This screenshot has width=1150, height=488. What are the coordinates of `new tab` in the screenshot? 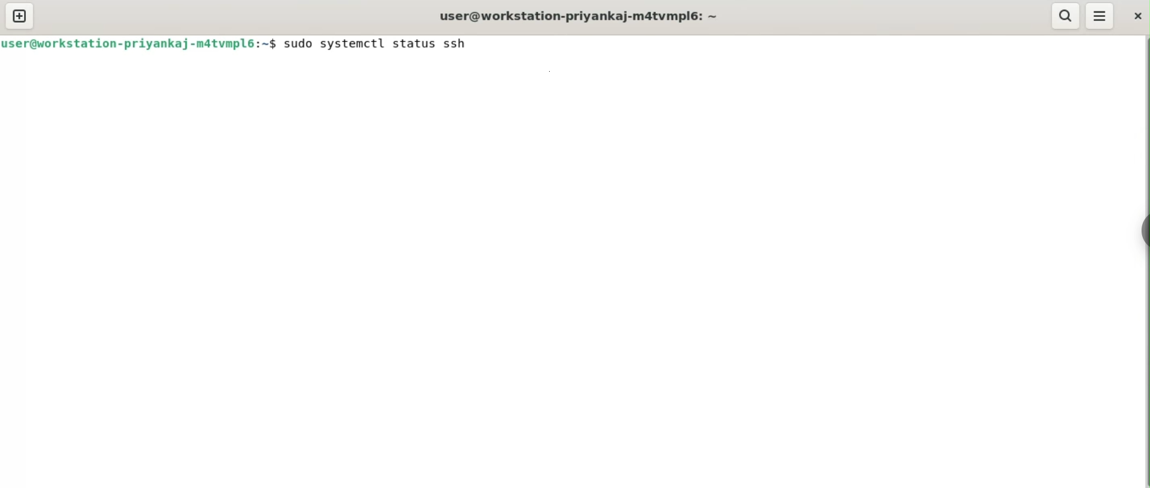 It's located at (25, 16).